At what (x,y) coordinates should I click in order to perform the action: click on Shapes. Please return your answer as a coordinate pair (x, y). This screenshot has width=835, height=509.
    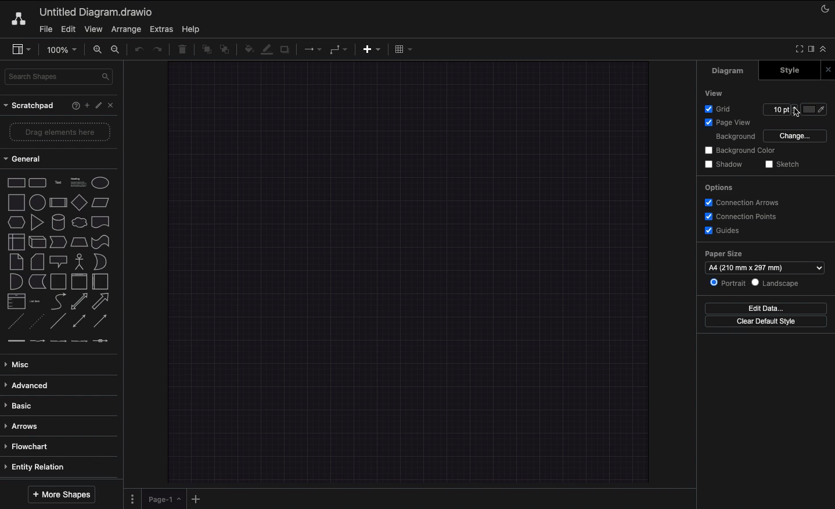
    Looking at the image, I should click on (60, 259).